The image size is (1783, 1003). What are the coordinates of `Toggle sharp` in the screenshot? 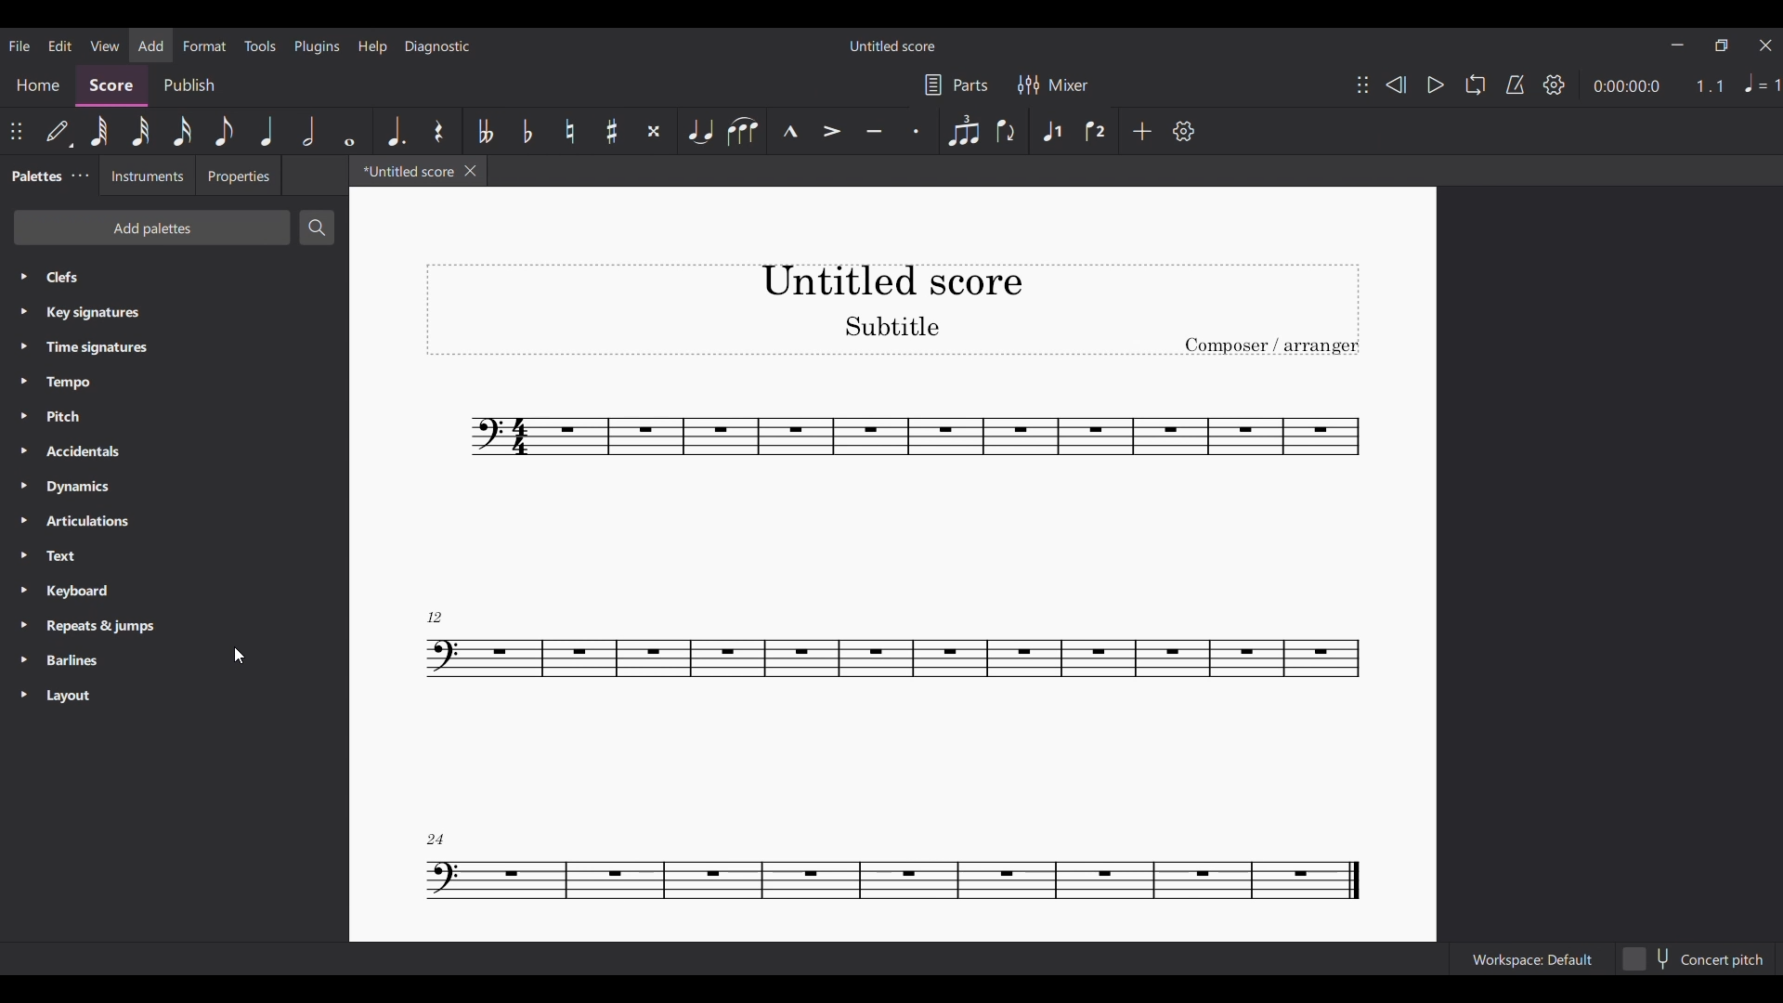 It's located at (747, 132).